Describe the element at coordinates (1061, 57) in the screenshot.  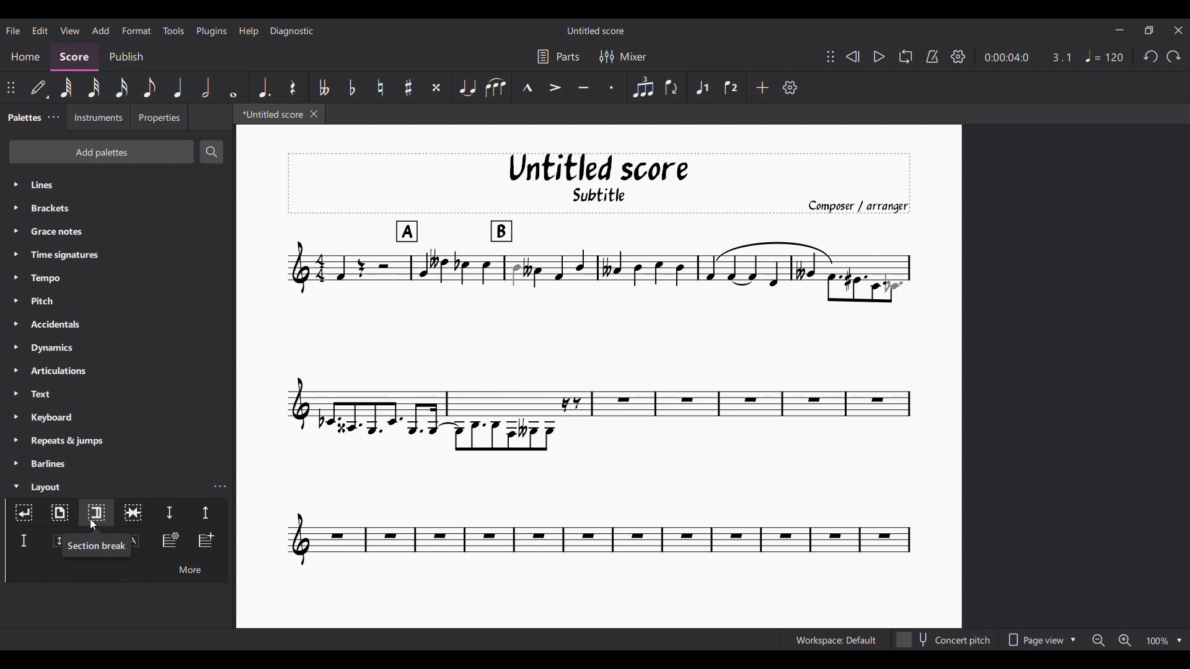
I see `3.1` at that location.